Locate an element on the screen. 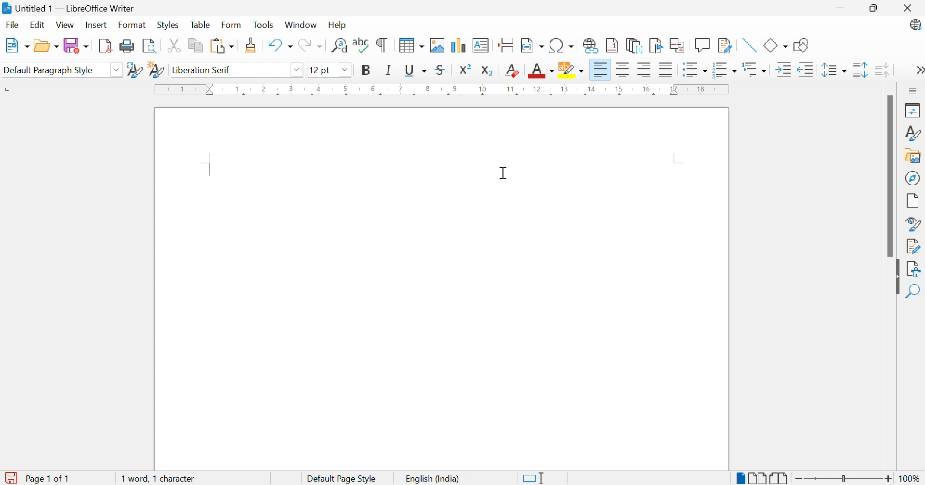 This screenshot has height=485, width=925. 100% is located at coordinates (910, 478).